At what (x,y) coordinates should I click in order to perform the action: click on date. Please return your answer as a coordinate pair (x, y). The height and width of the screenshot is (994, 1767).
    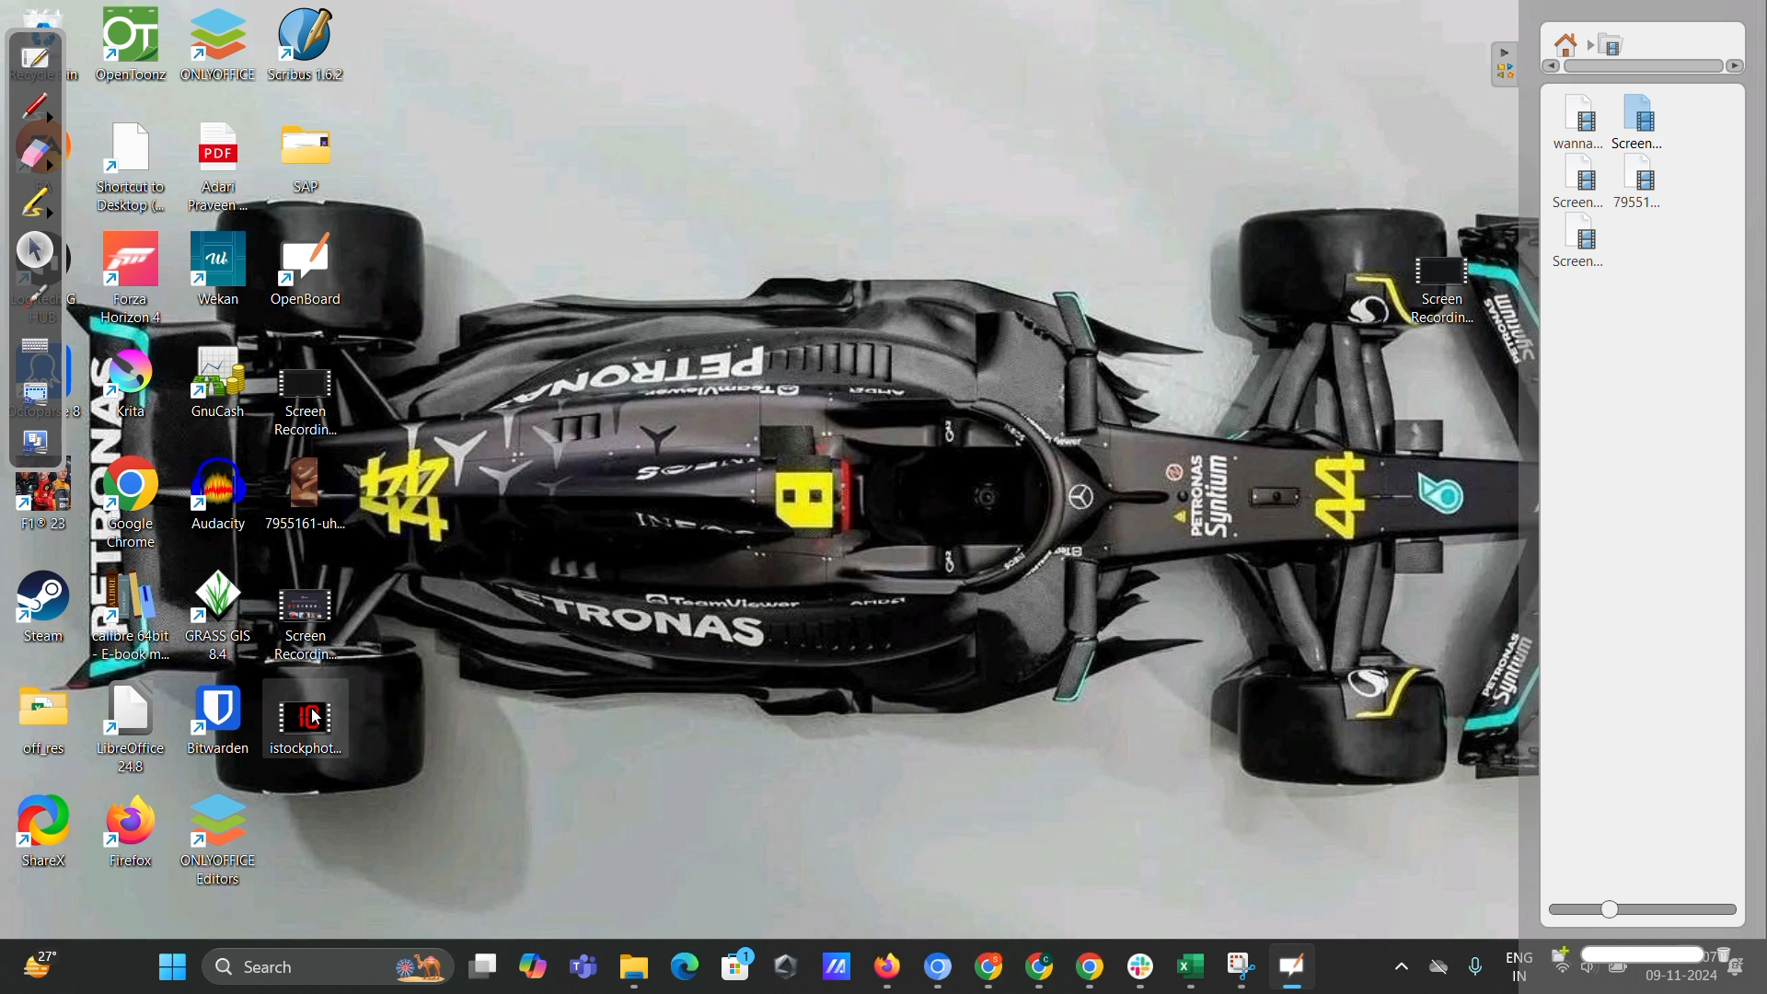
    Looking at the image, I should click on (1676, 981).